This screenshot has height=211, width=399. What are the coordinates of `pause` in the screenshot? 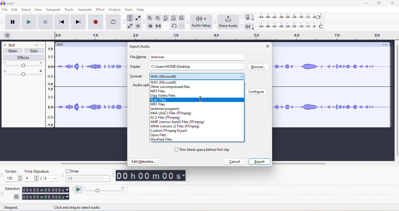 It's located at (14, 22).